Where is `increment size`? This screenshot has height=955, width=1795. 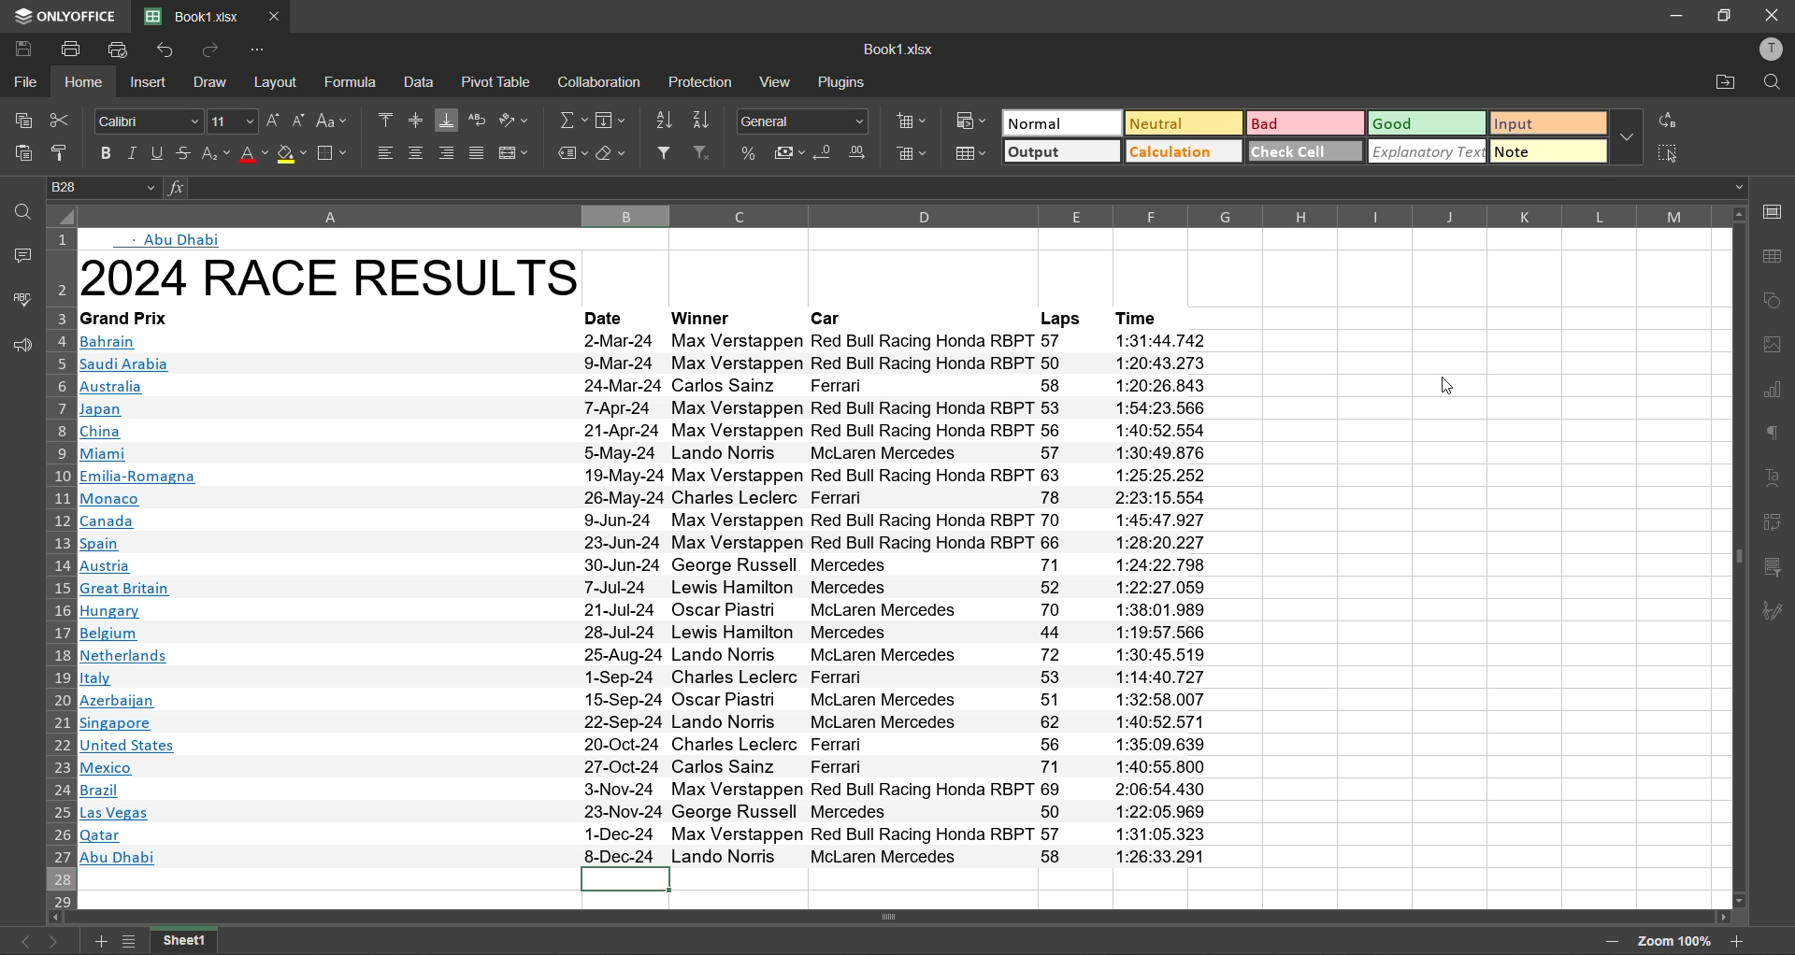
increment size is located at coordinates (273, 121).